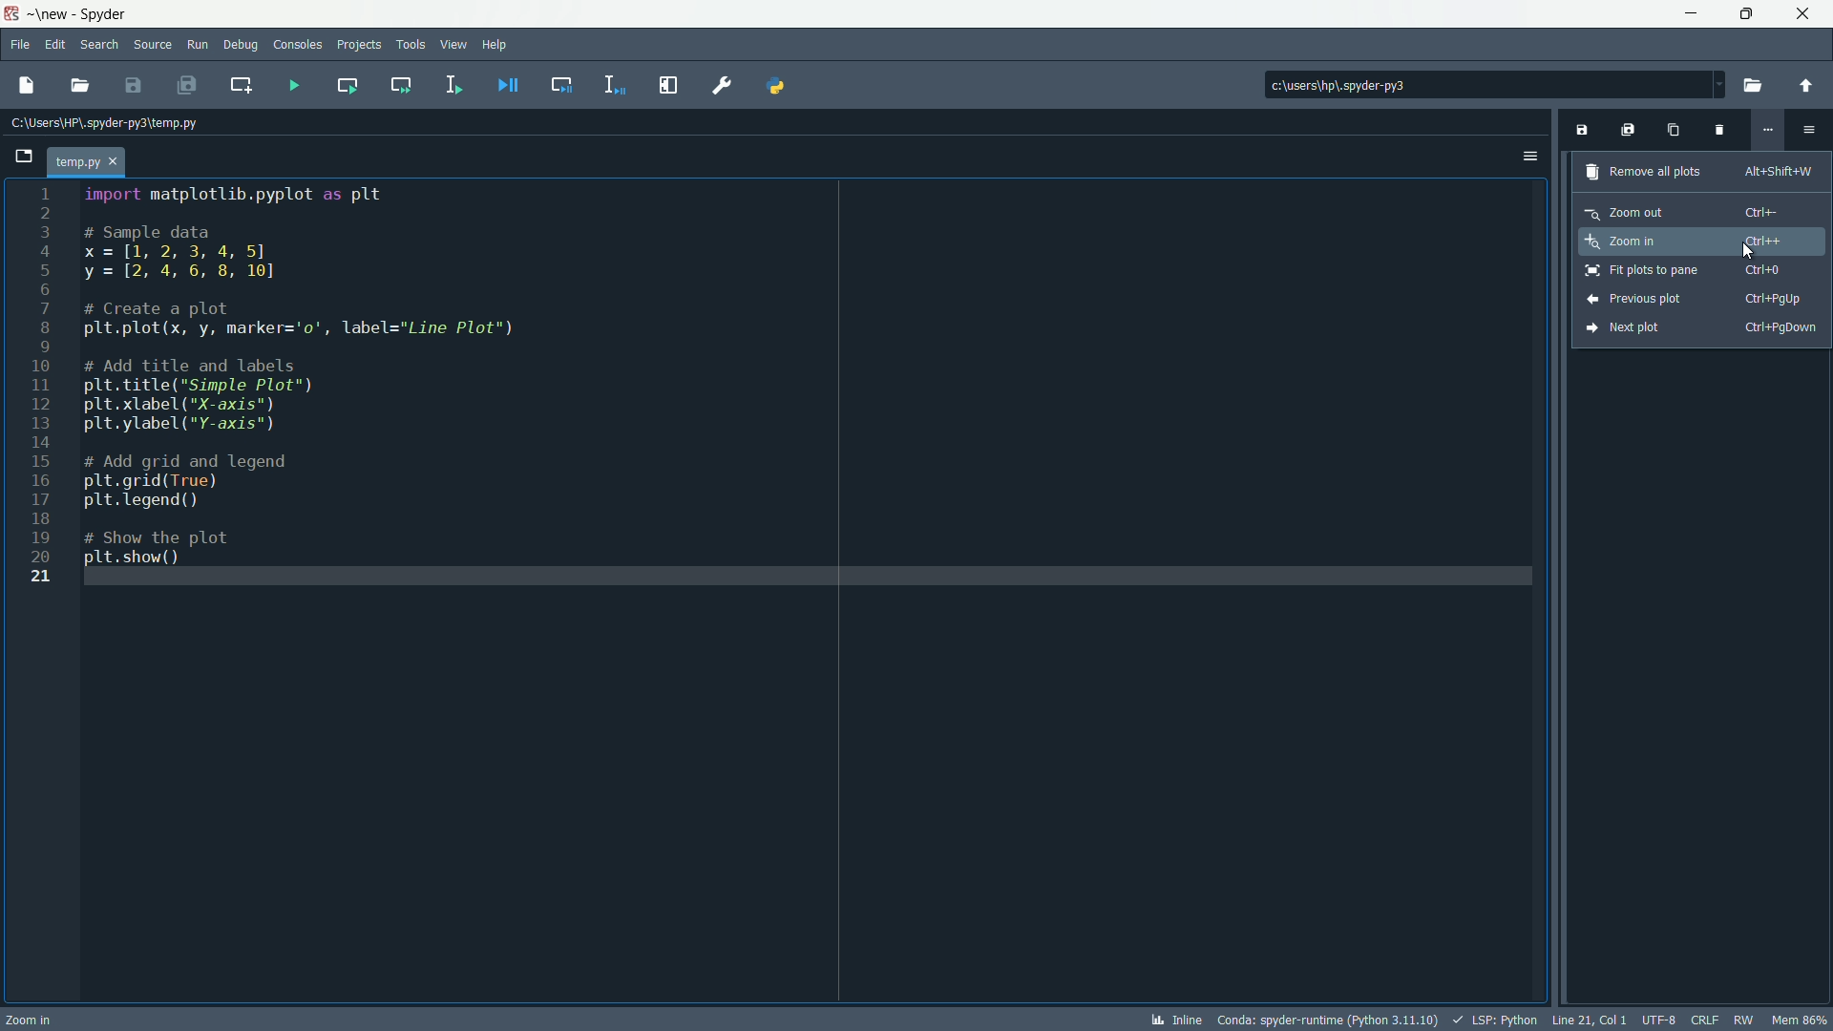 The height and width of the screenshot is (1031, 1833). What do you see at coordinates (1689, 240) in the screenshot?
I see `zoom in` at bounding box center [1689, 240].